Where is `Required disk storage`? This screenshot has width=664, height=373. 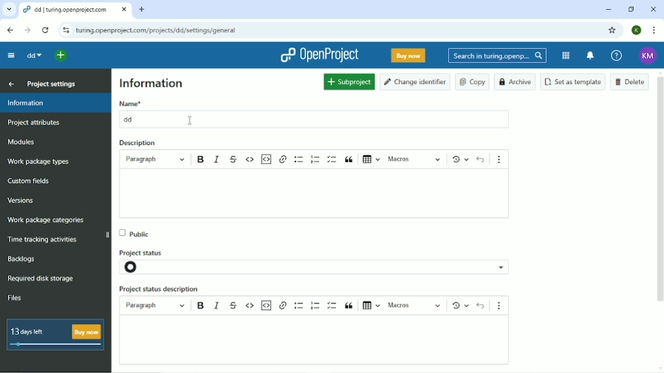
Required disk storage is located at coordinates (41, 279).